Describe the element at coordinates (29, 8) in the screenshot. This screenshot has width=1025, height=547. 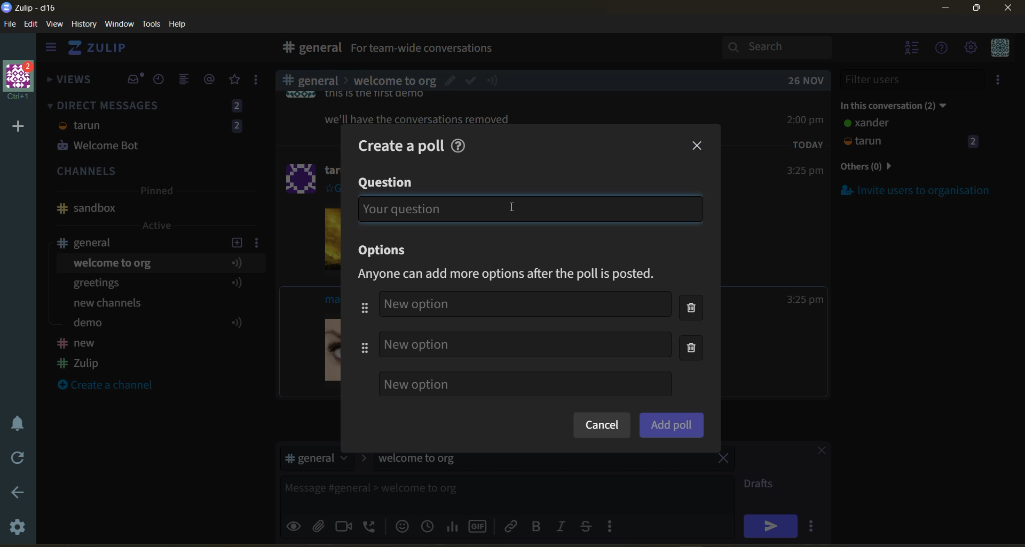
I see `app name and organisation name` at that location.